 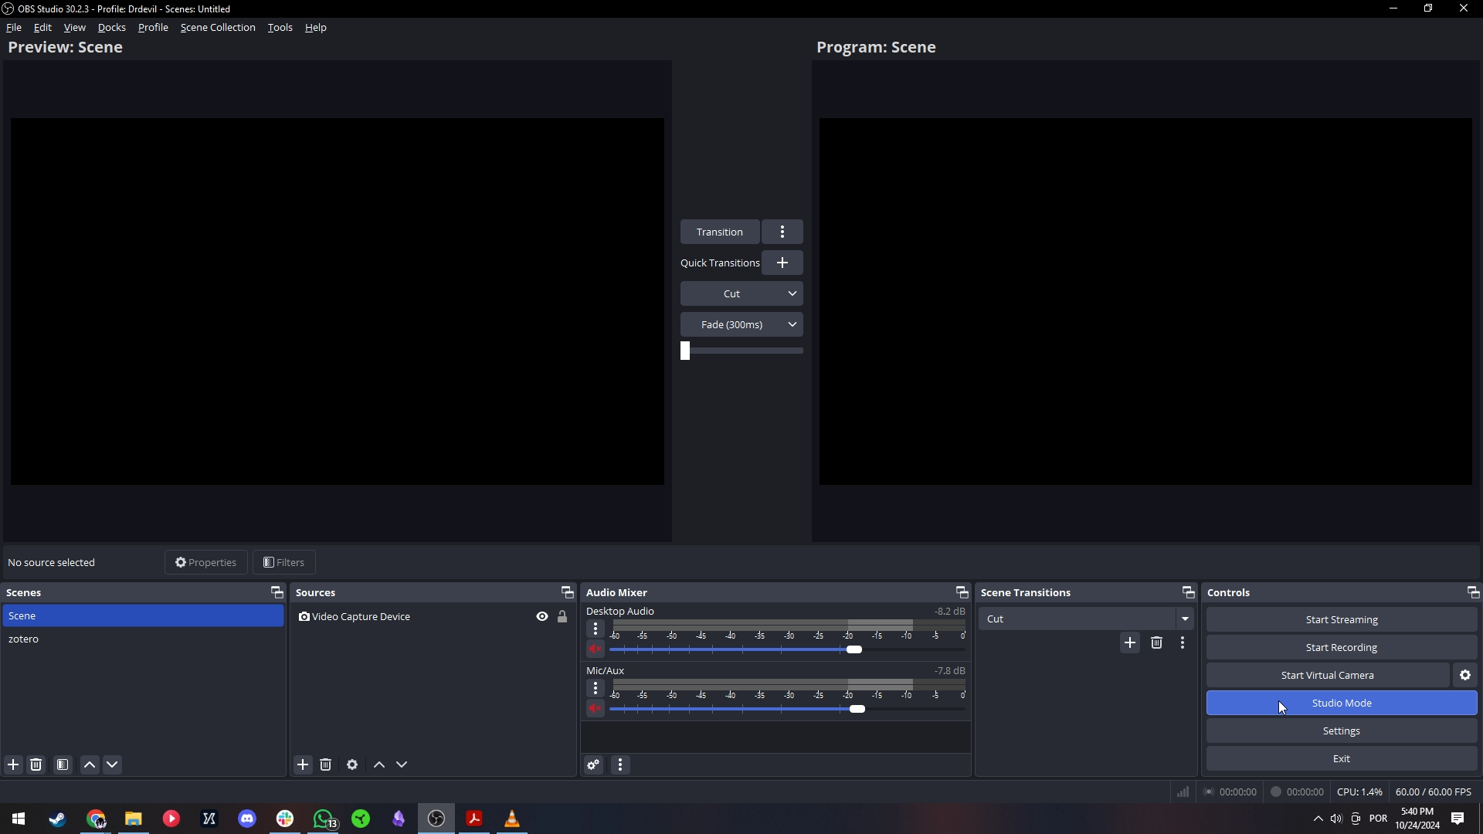 I want to click on Exit, so click(x=1344, y=758).